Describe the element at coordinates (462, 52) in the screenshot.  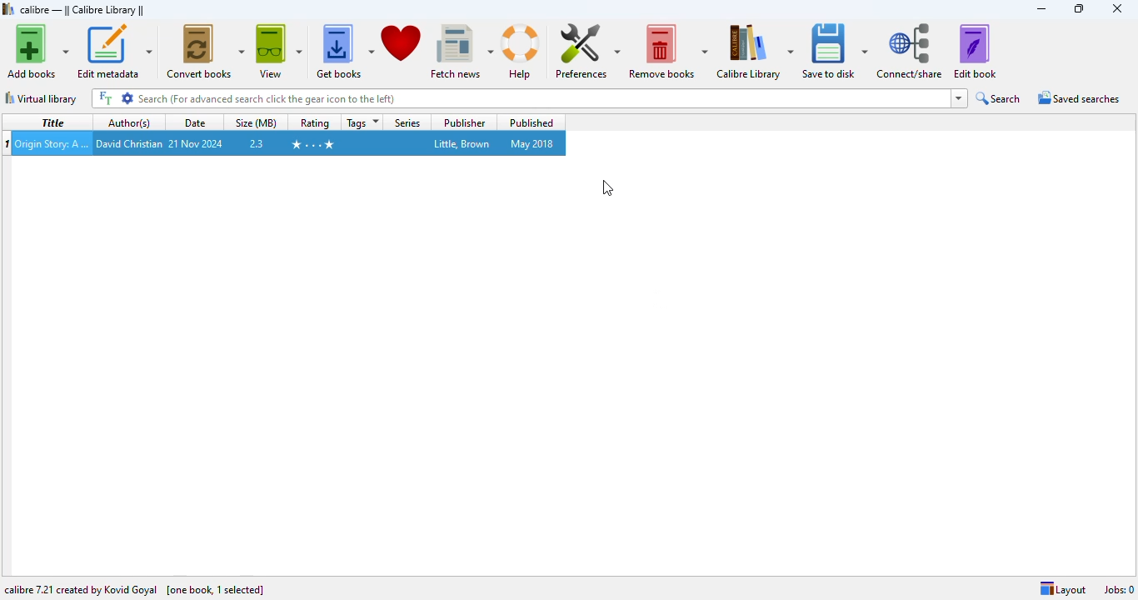
I see `fetch news` at that location.